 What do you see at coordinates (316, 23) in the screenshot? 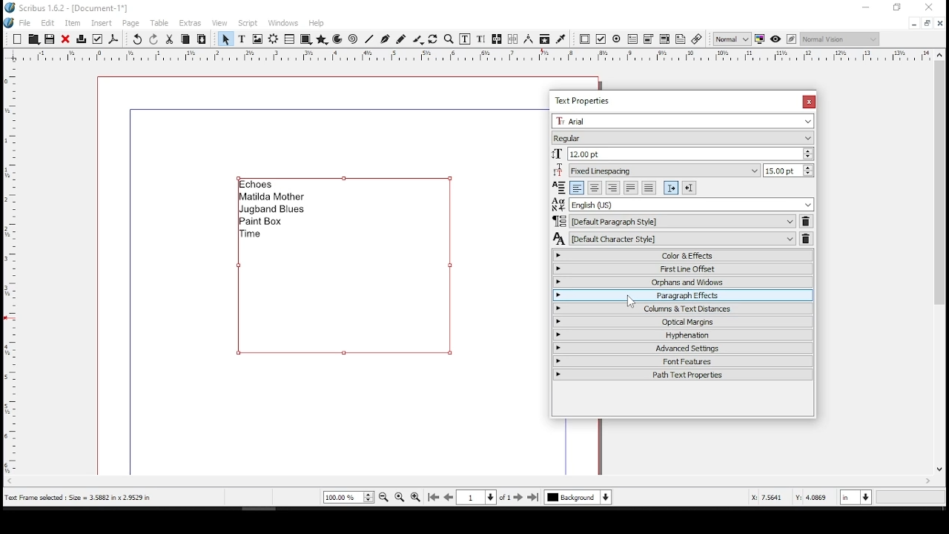
I see `help` at bounding box center [316, 23].